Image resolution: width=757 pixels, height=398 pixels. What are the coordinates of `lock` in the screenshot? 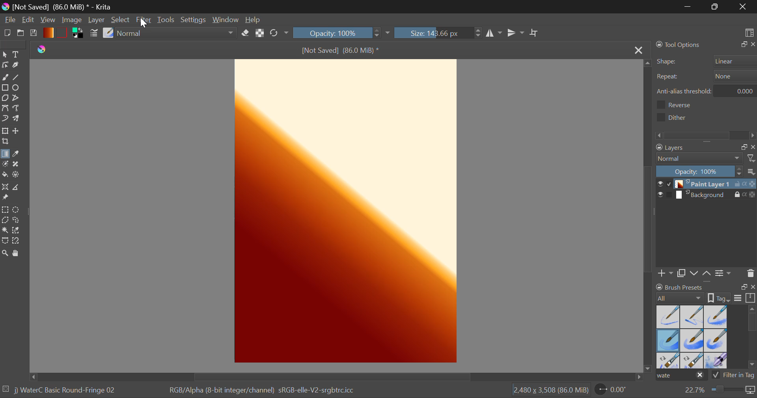 It's located at (738, 185).